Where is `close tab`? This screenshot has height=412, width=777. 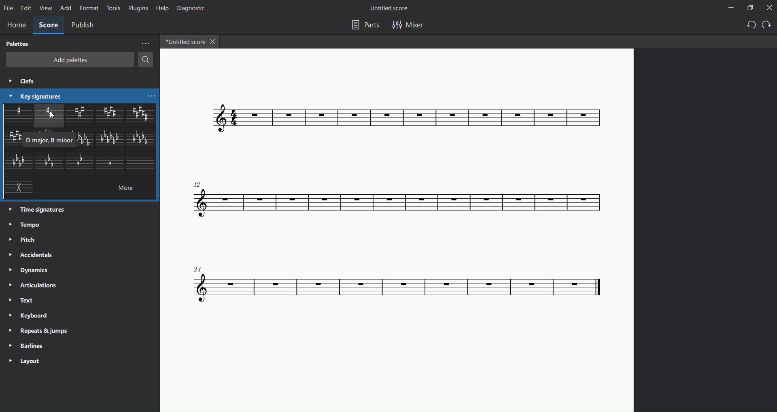 close tab is located at coordinates (214, 42).